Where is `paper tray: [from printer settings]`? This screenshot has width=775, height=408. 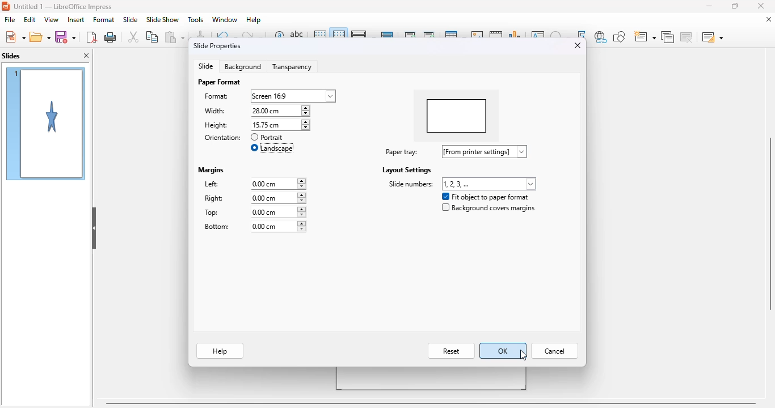 paper tray: [from printer settings] is located at coordinates (485, 151).